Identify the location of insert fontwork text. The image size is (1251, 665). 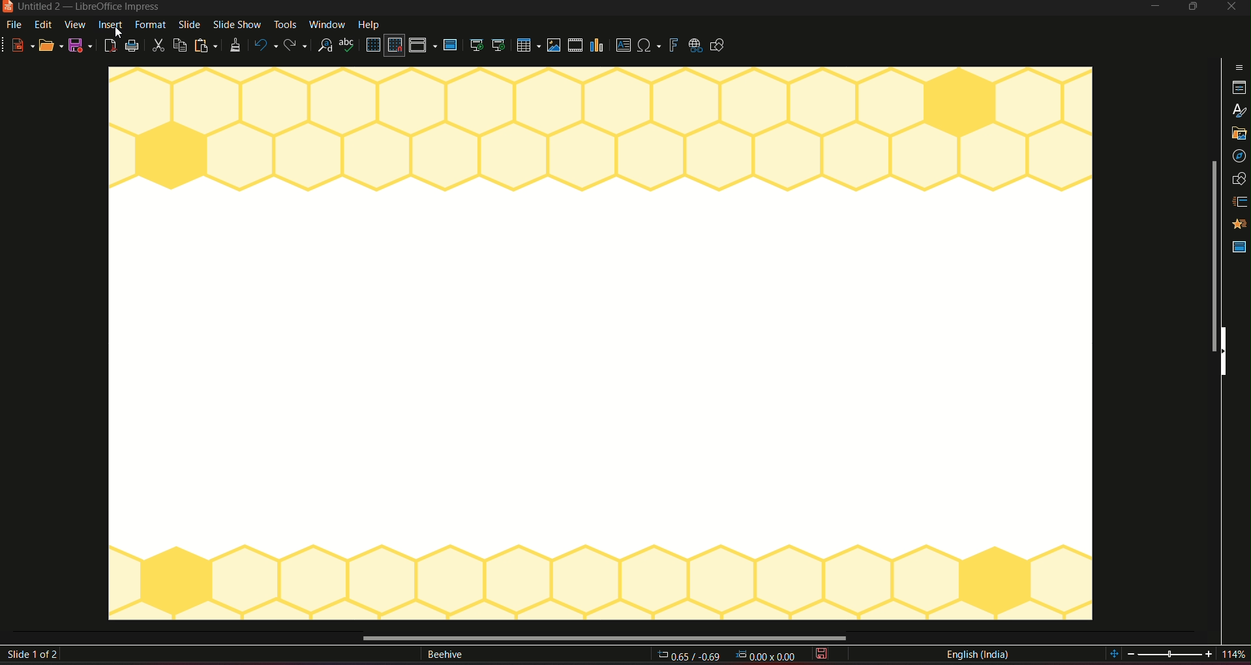
(673, 44).